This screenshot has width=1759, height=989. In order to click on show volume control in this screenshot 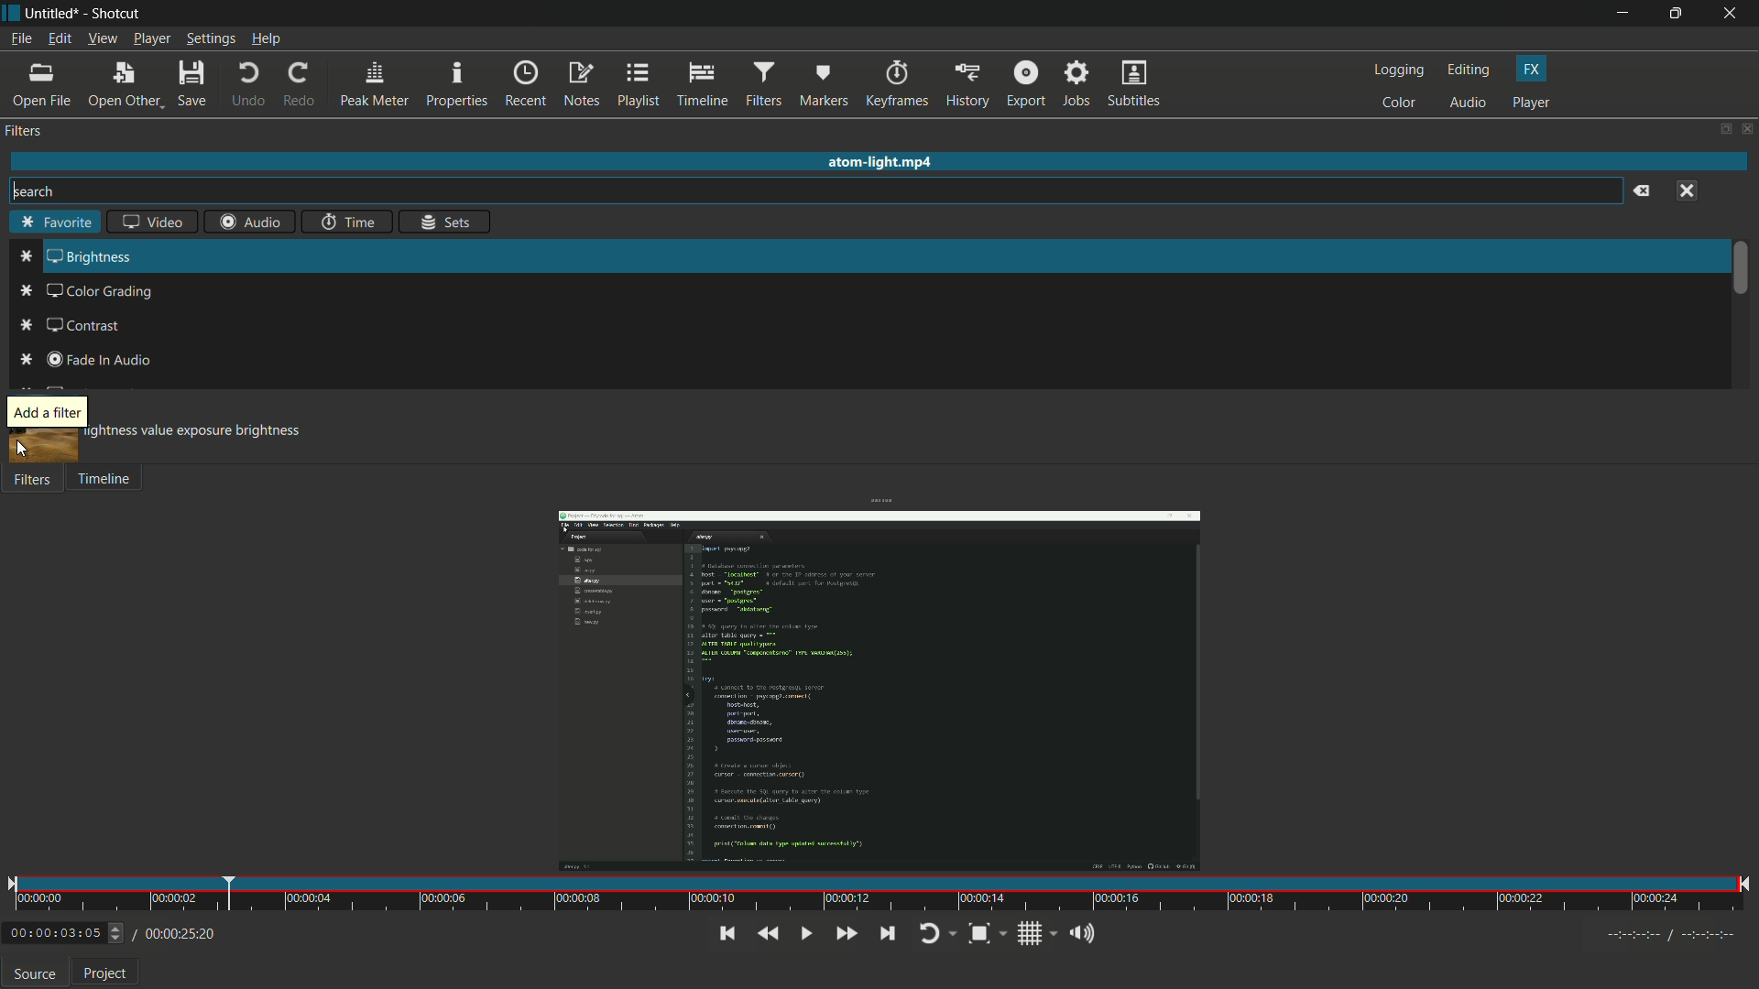, I will do `click(1080, 935)`.